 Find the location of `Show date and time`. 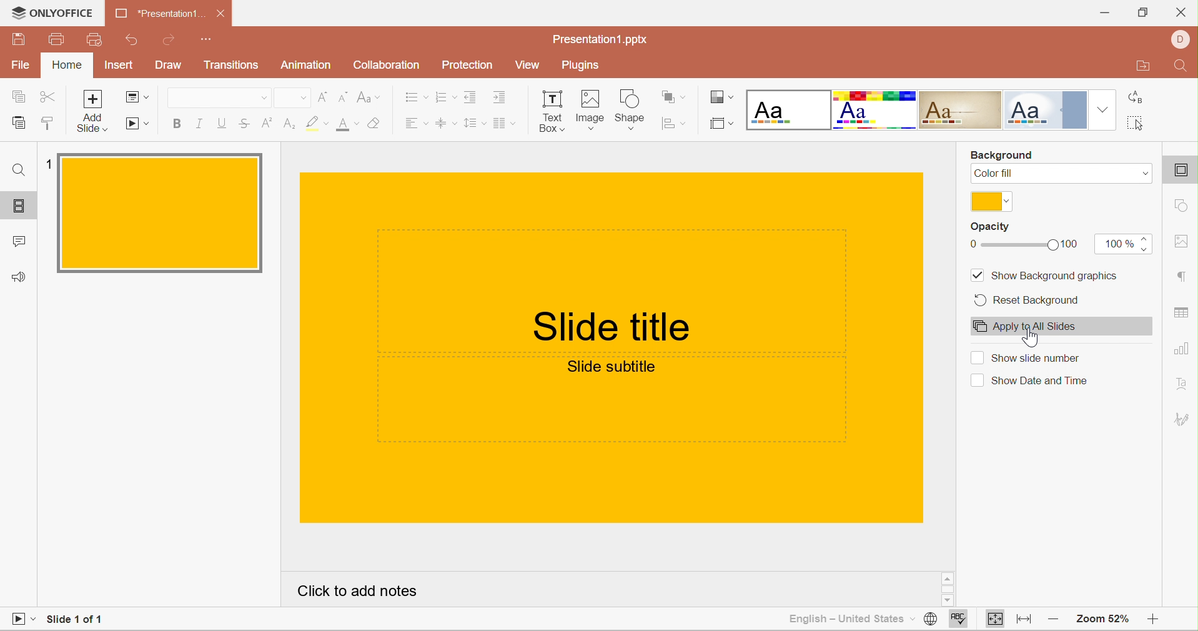

Show date and time is located at coordinates (1029, 381).